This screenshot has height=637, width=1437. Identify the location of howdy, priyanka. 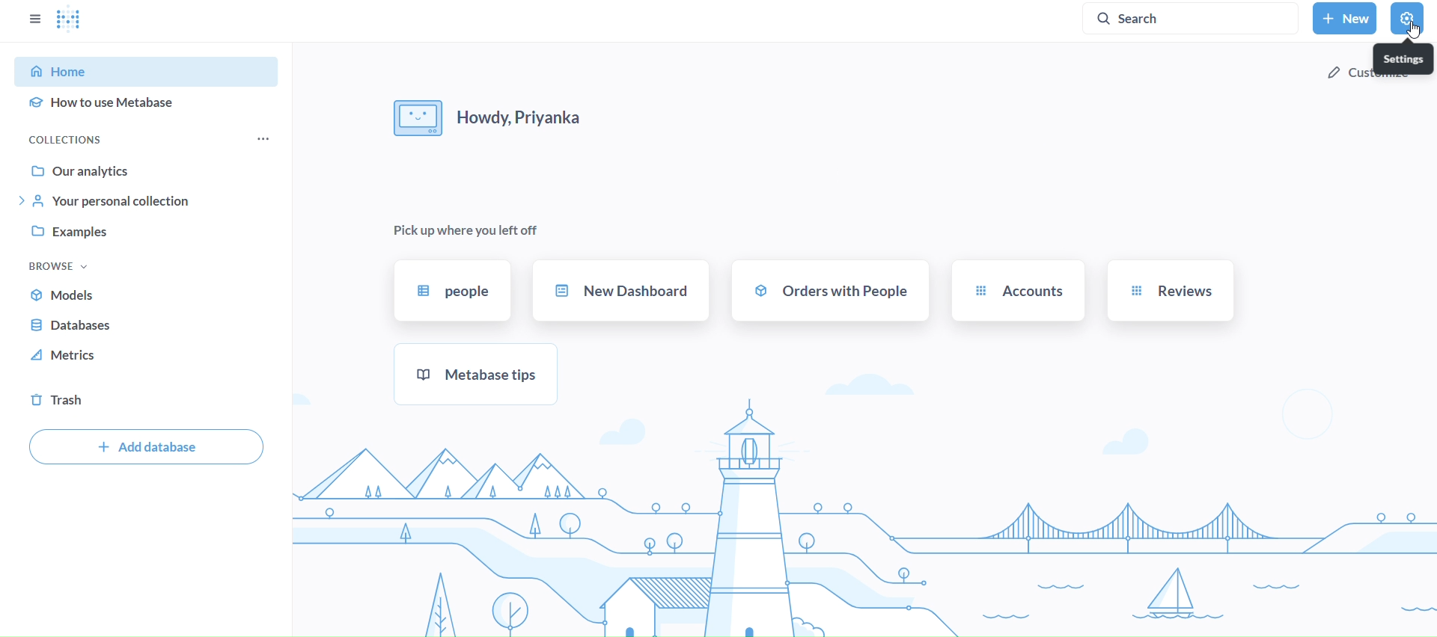
(505, 114).